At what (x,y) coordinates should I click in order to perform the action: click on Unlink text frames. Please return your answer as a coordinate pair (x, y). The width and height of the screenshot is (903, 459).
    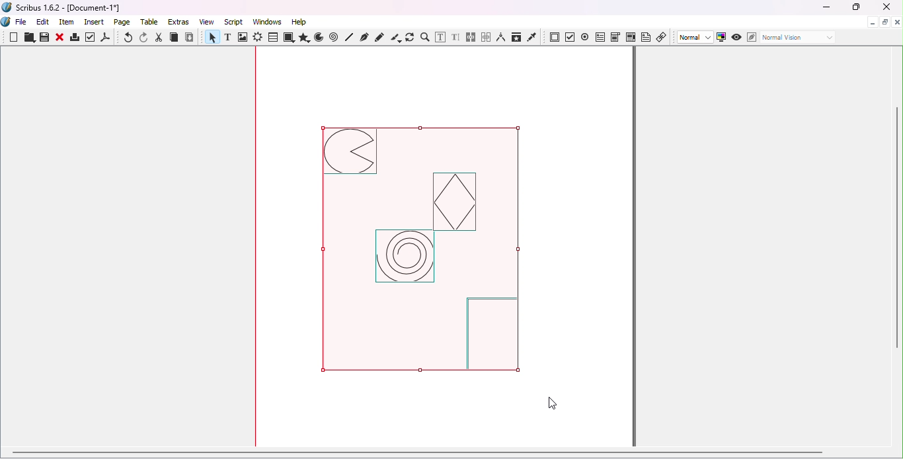
    Looking at the image, I should click on (486, 37).